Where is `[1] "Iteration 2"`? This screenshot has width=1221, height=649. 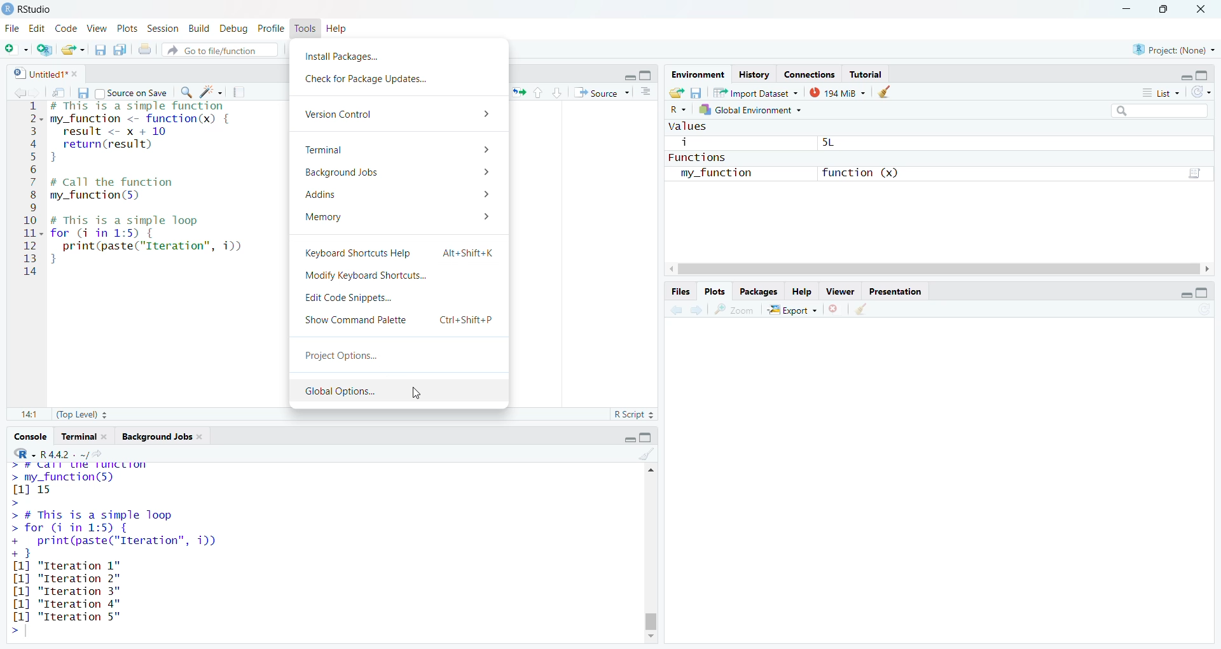 [1] "Iteration 2" is located at coordinates (69, 578).